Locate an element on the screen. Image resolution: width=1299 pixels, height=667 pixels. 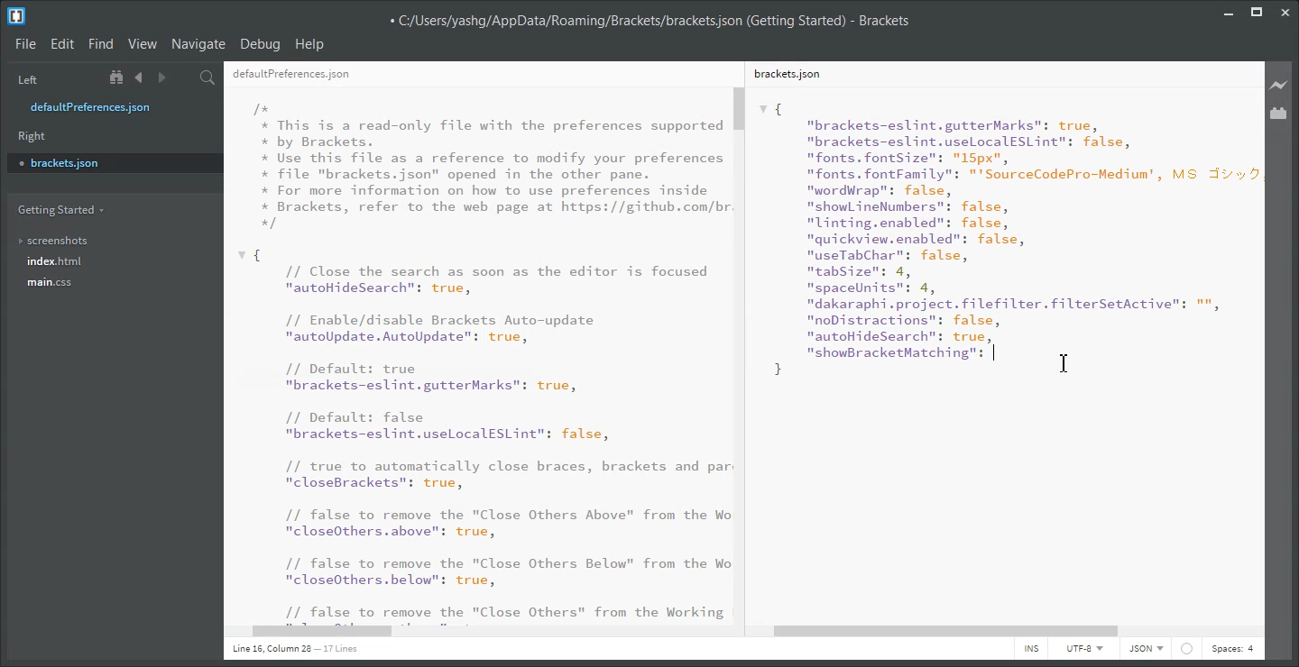
Minimize is located at coordinates (1229, 10).